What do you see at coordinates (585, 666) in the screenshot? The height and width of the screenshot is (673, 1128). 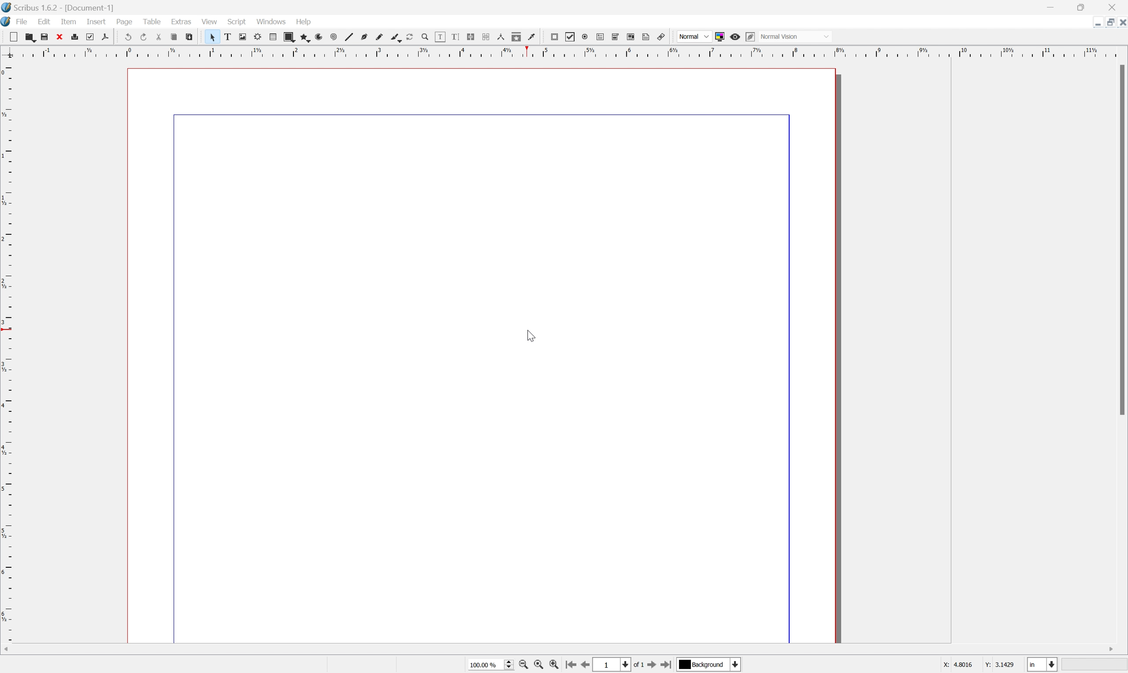 I see `go to previous page` at bounding box center [585, 666].